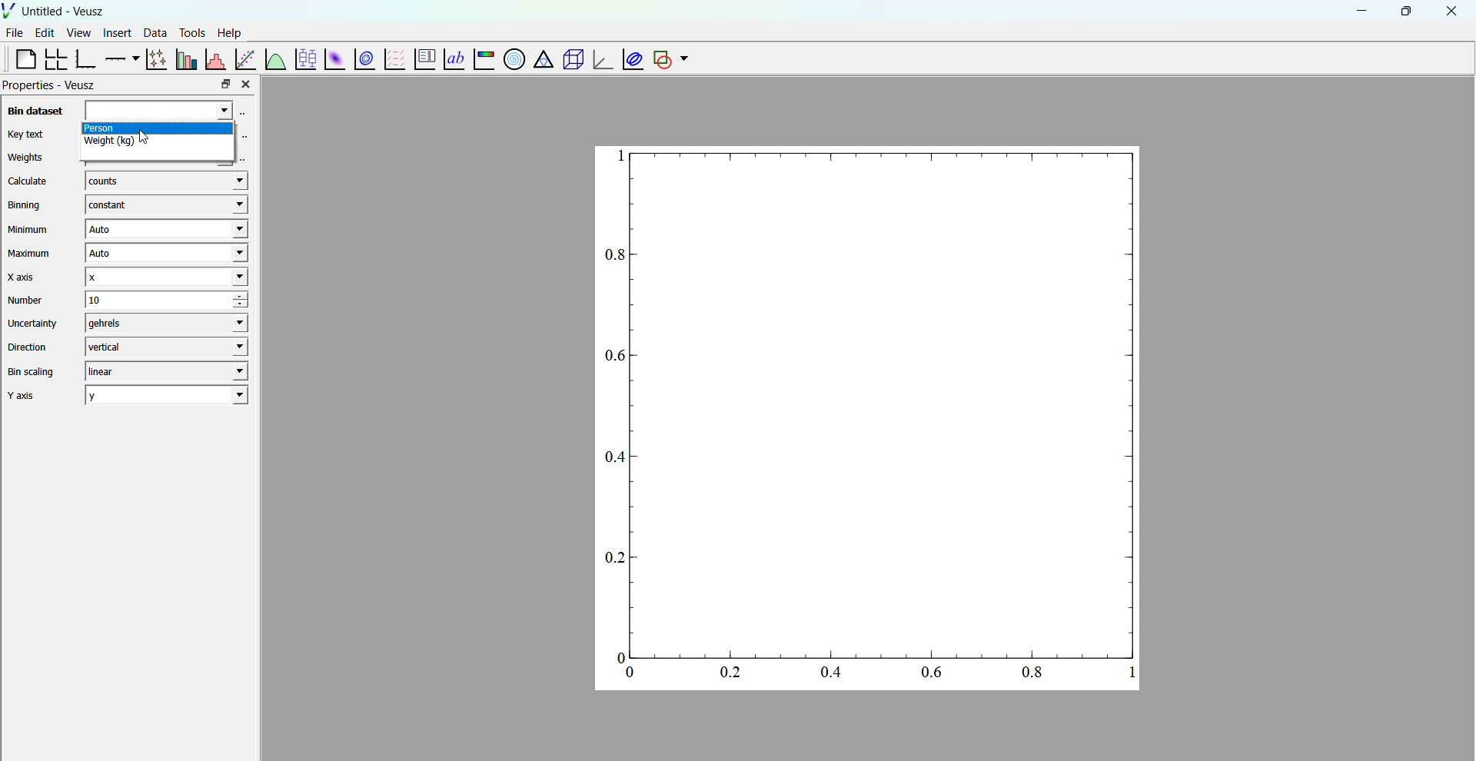  Describe the element at coordinates (34, 323) in the screenshot. I see `Uncertainty` at that location.